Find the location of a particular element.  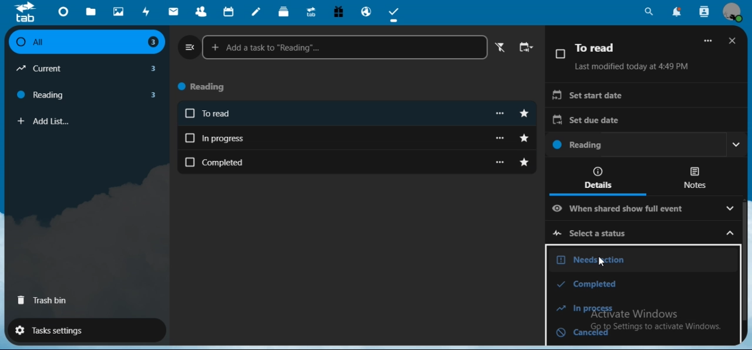

add a task to reading is located at coordinates (345, 48).